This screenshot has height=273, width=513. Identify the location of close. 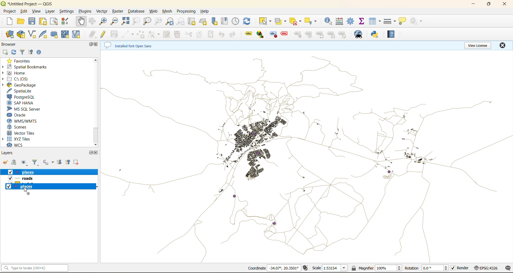
(97, 45).